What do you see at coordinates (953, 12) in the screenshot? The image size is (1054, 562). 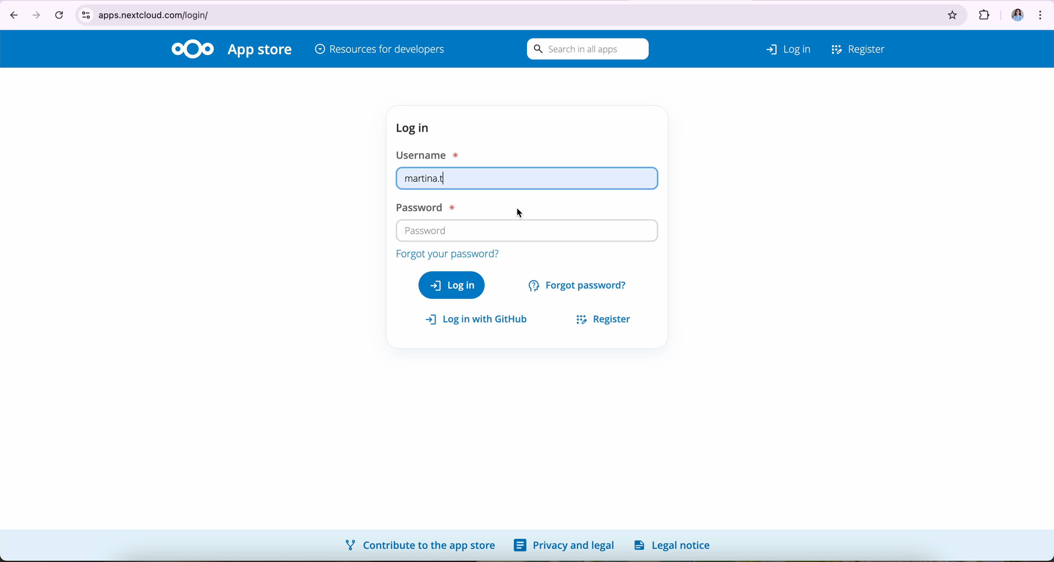 I see `favorites` at bounding box center [953, 12].